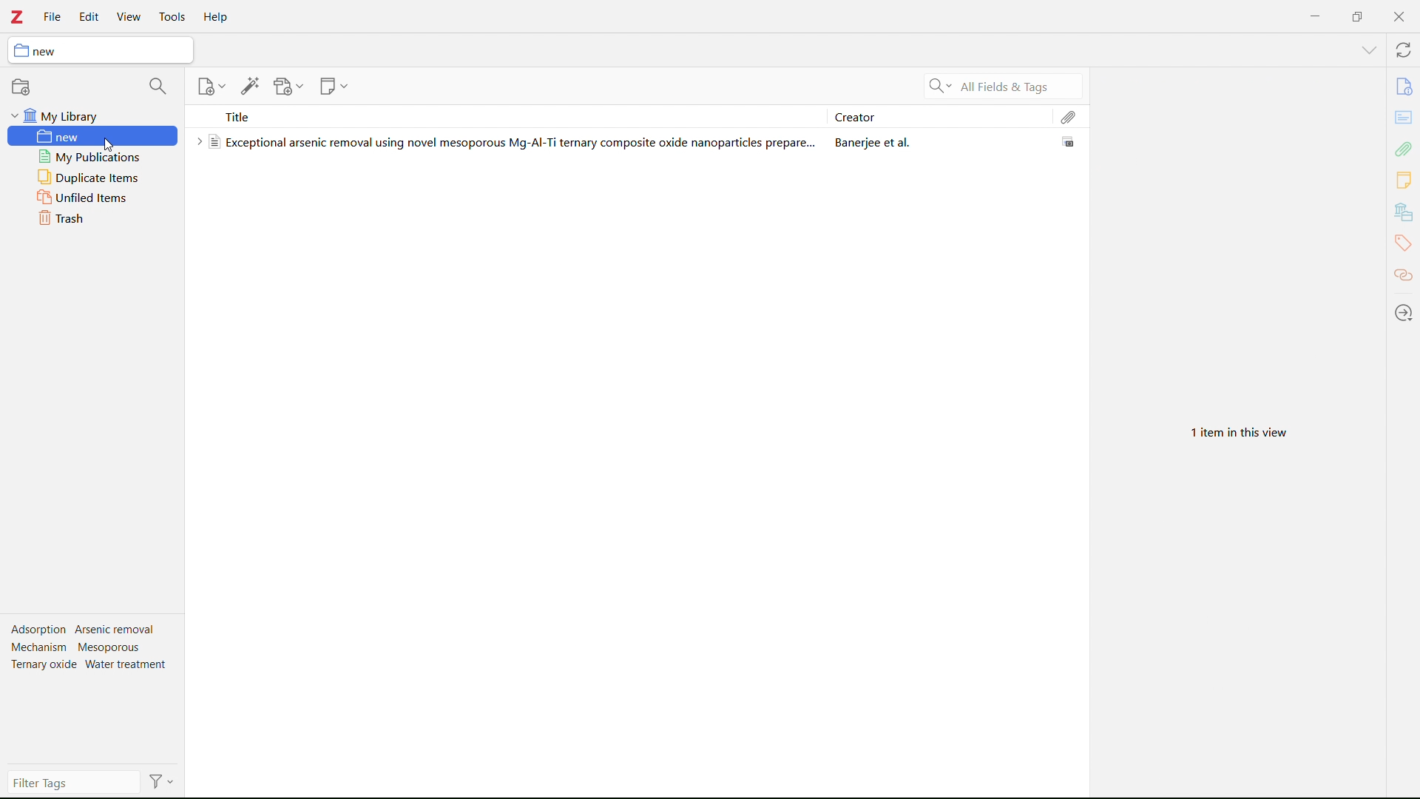 This screenshot has width=1420, height=799. Describe the element at coordinates (1404, 118) in the screenshot. I see `abstract` at that location.